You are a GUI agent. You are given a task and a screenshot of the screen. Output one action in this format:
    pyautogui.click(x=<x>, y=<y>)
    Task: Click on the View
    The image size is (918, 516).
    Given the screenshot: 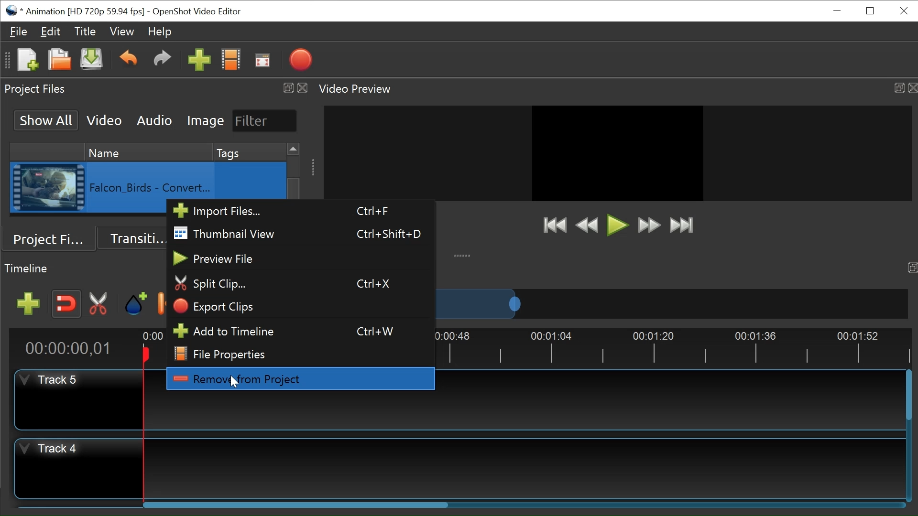 What is the action you would take?
    pyautogui.click(x=122, y=31)
    